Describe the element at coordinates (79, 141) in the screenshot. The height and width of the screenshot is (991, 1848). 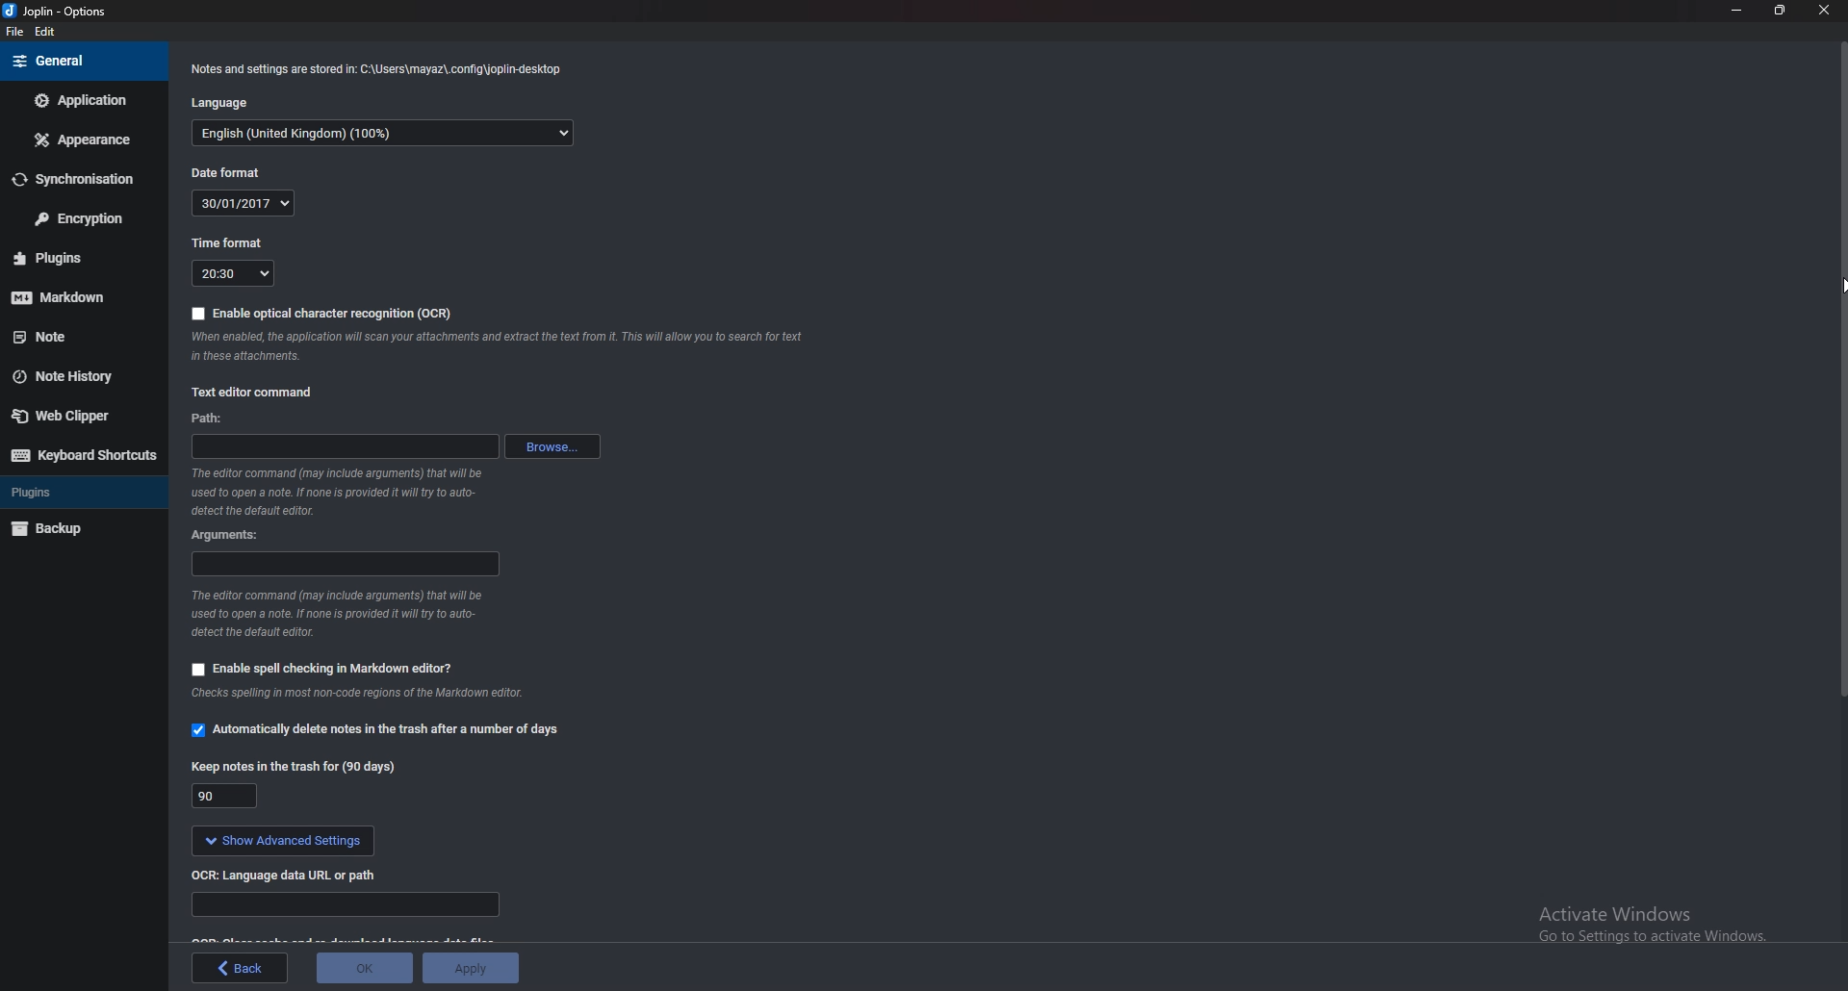
I see `Appearance` at that location.